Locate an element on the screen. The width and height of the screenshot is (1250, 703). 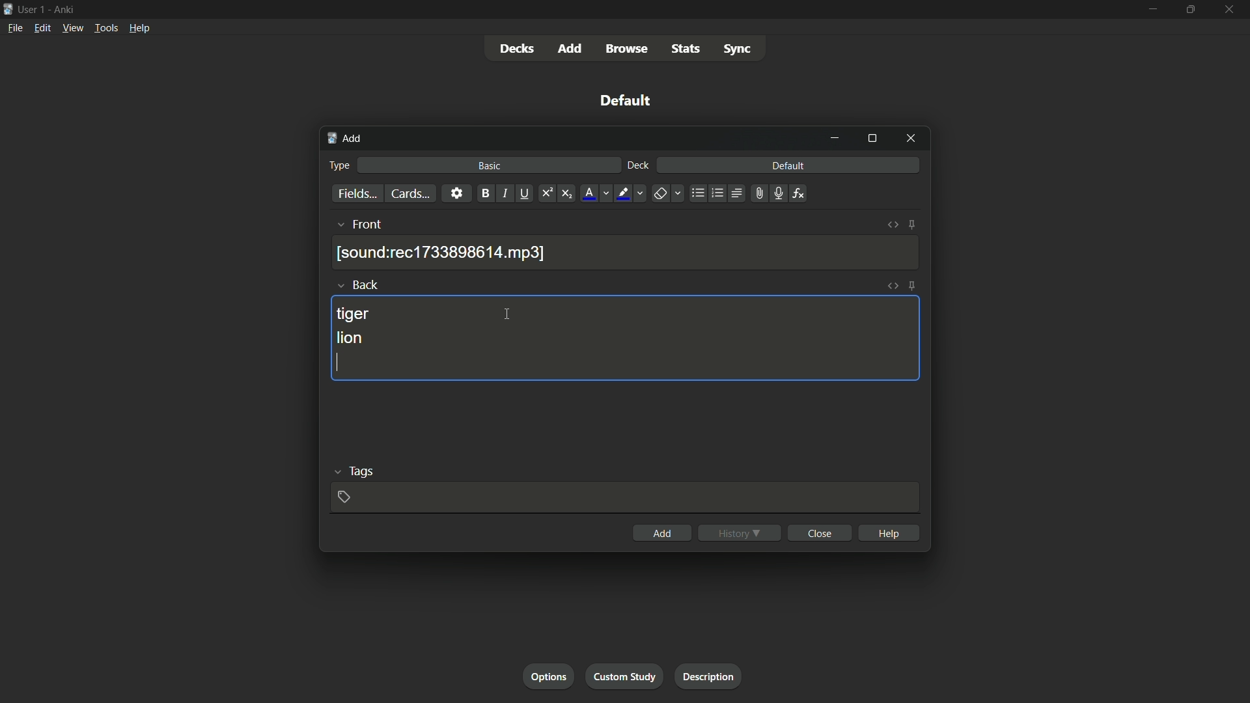
close window is located at coordinates (910, 139).